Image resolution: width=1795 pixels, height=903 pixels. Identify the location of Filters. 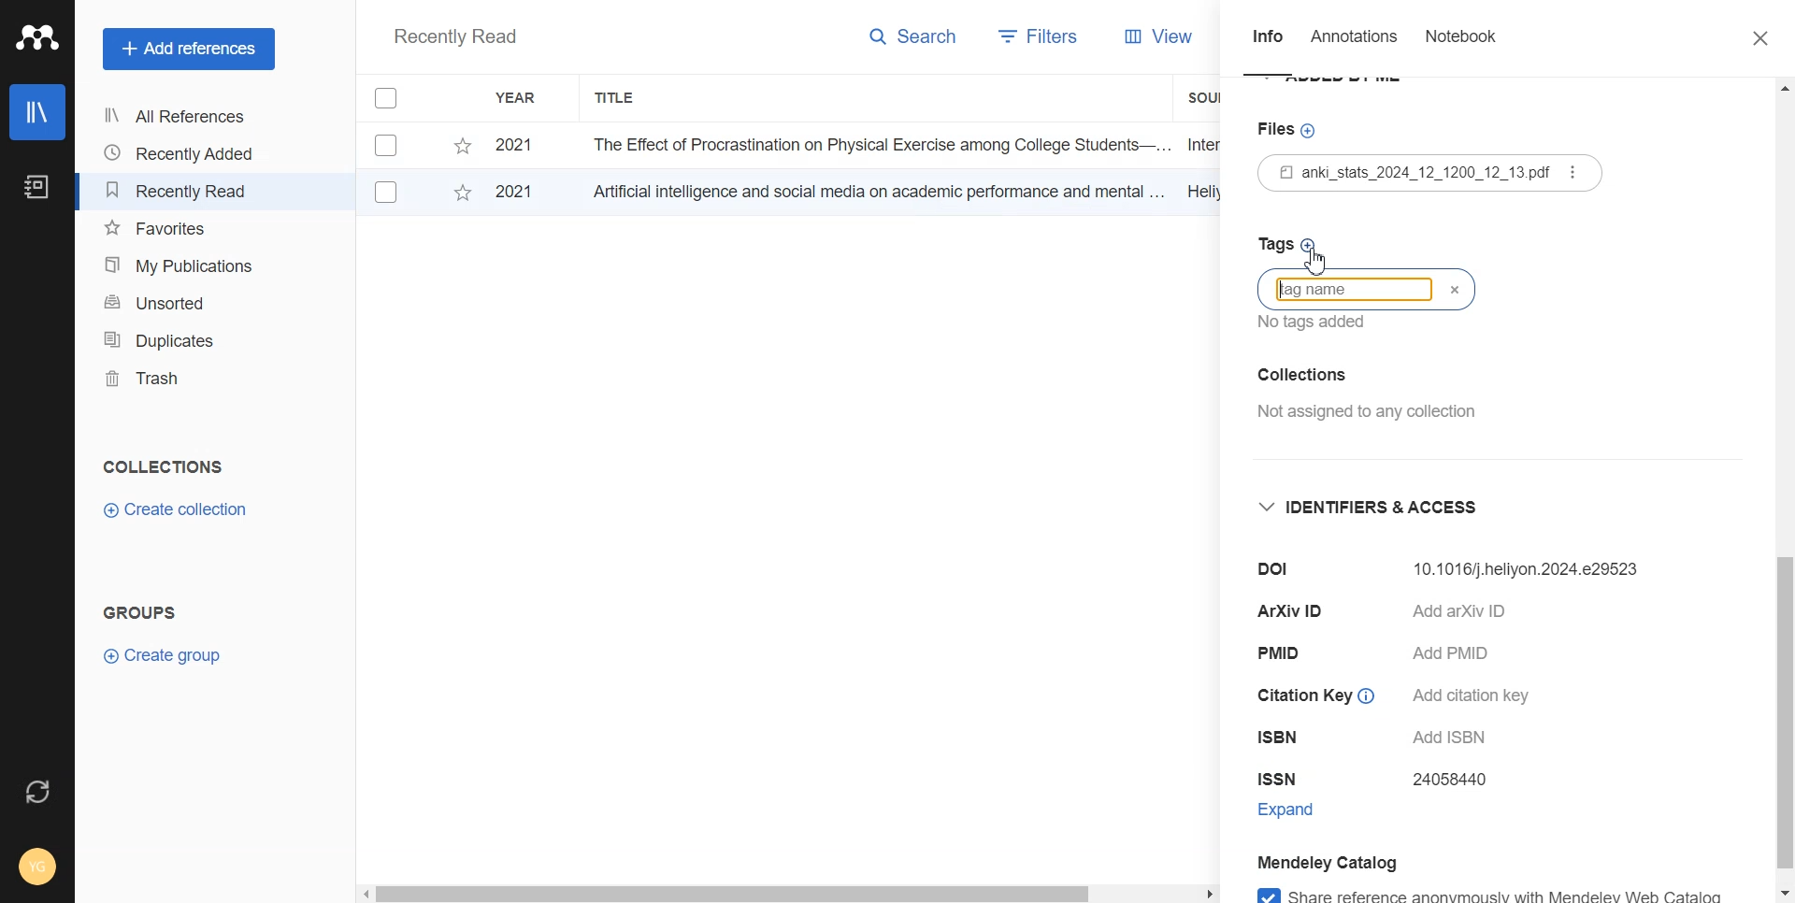
(1031, 38).